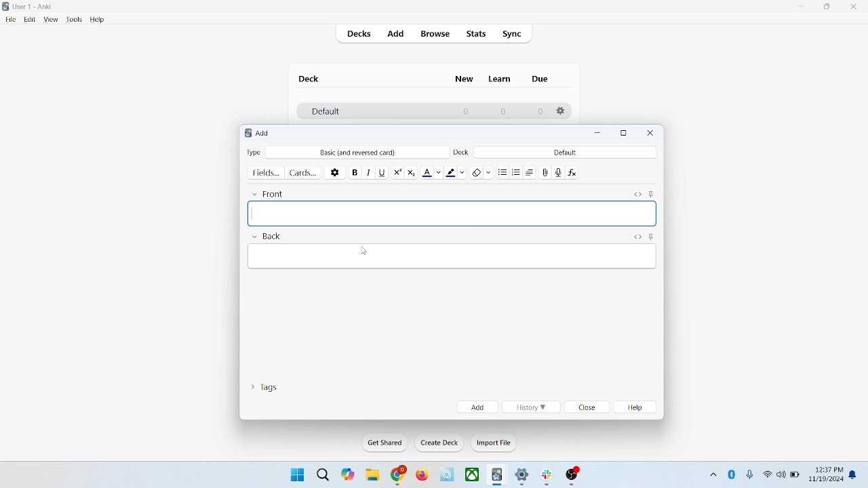 The height and width of the screenshot is (488, 868). I want to click on icon, so click(448, 475).